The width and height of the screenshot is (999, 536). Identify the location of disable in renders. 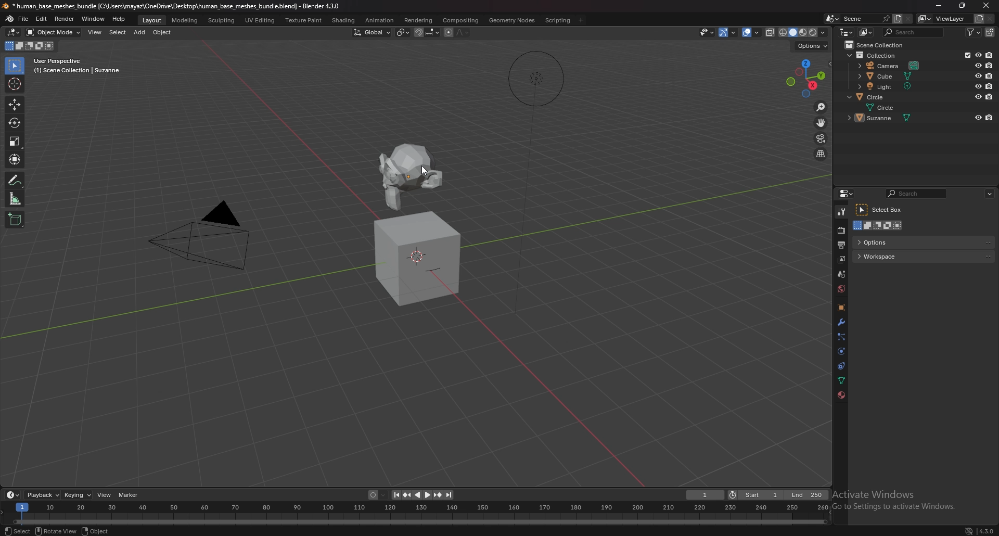
(989, 97).